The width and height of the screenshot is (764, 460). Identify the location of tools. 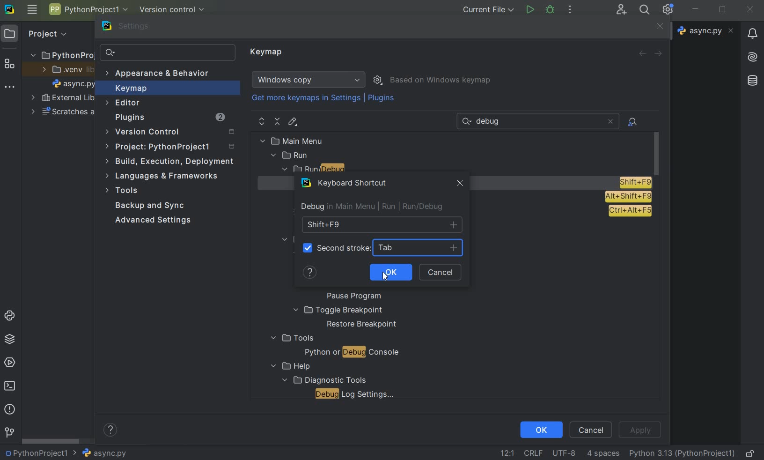
(291, 338).